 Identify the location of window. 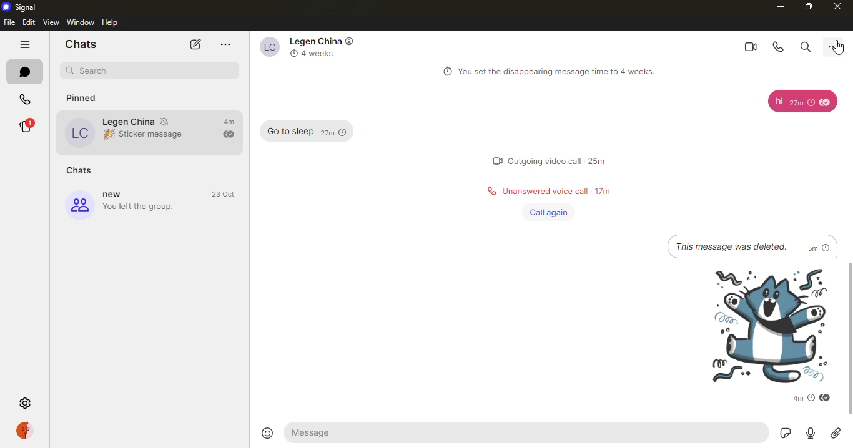
(81, 22).